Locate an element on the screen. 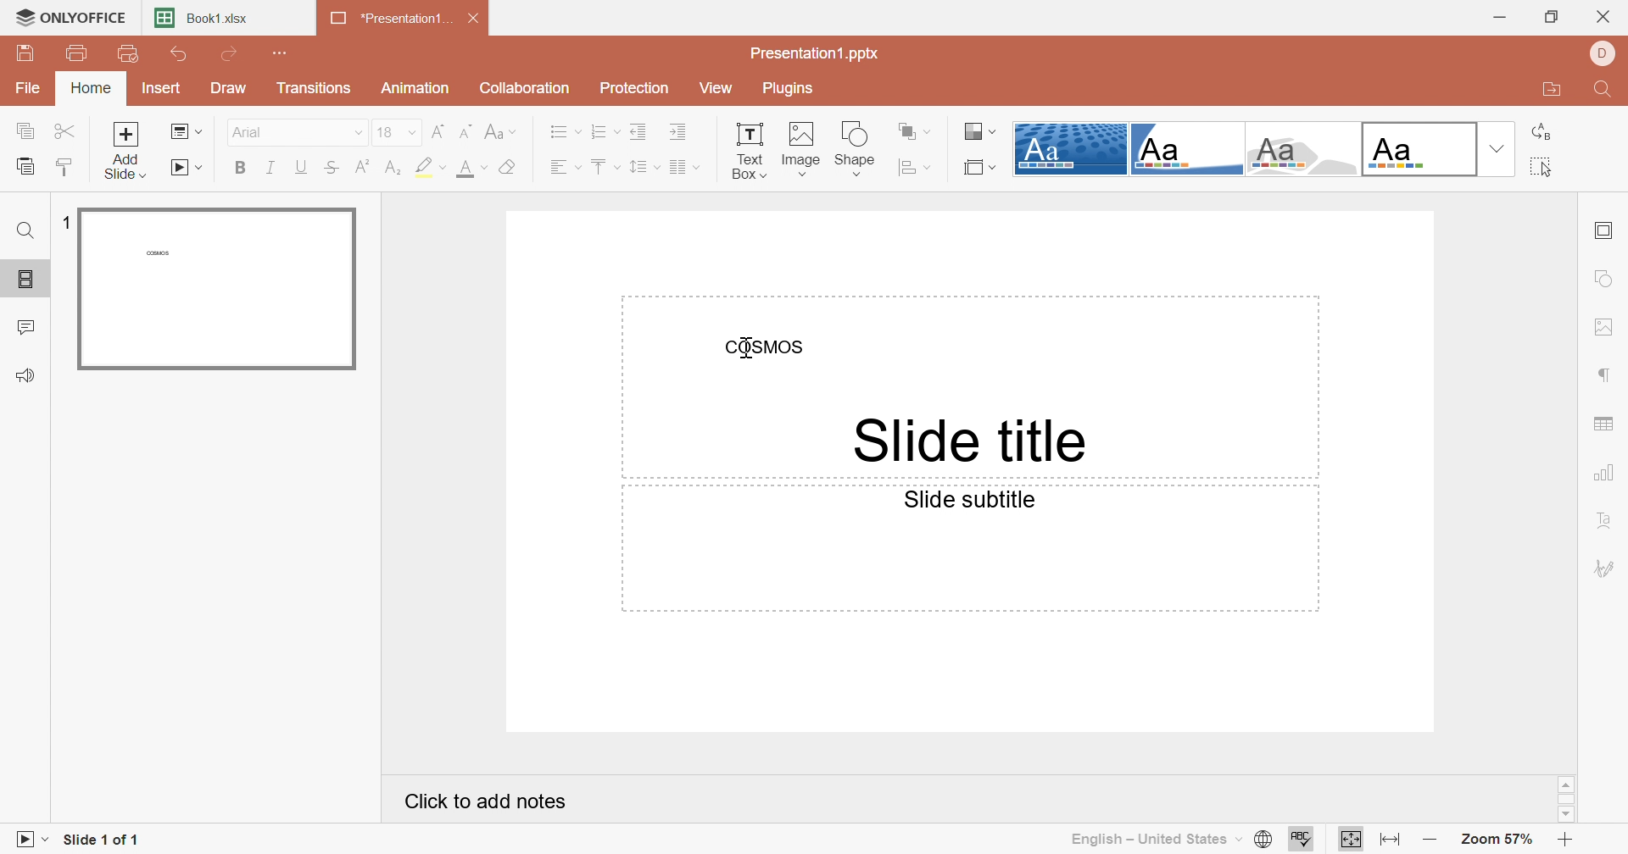 Image resolution: width=1628 pixels, height=854 pixels. Slides is located at coordinates (26, 279).